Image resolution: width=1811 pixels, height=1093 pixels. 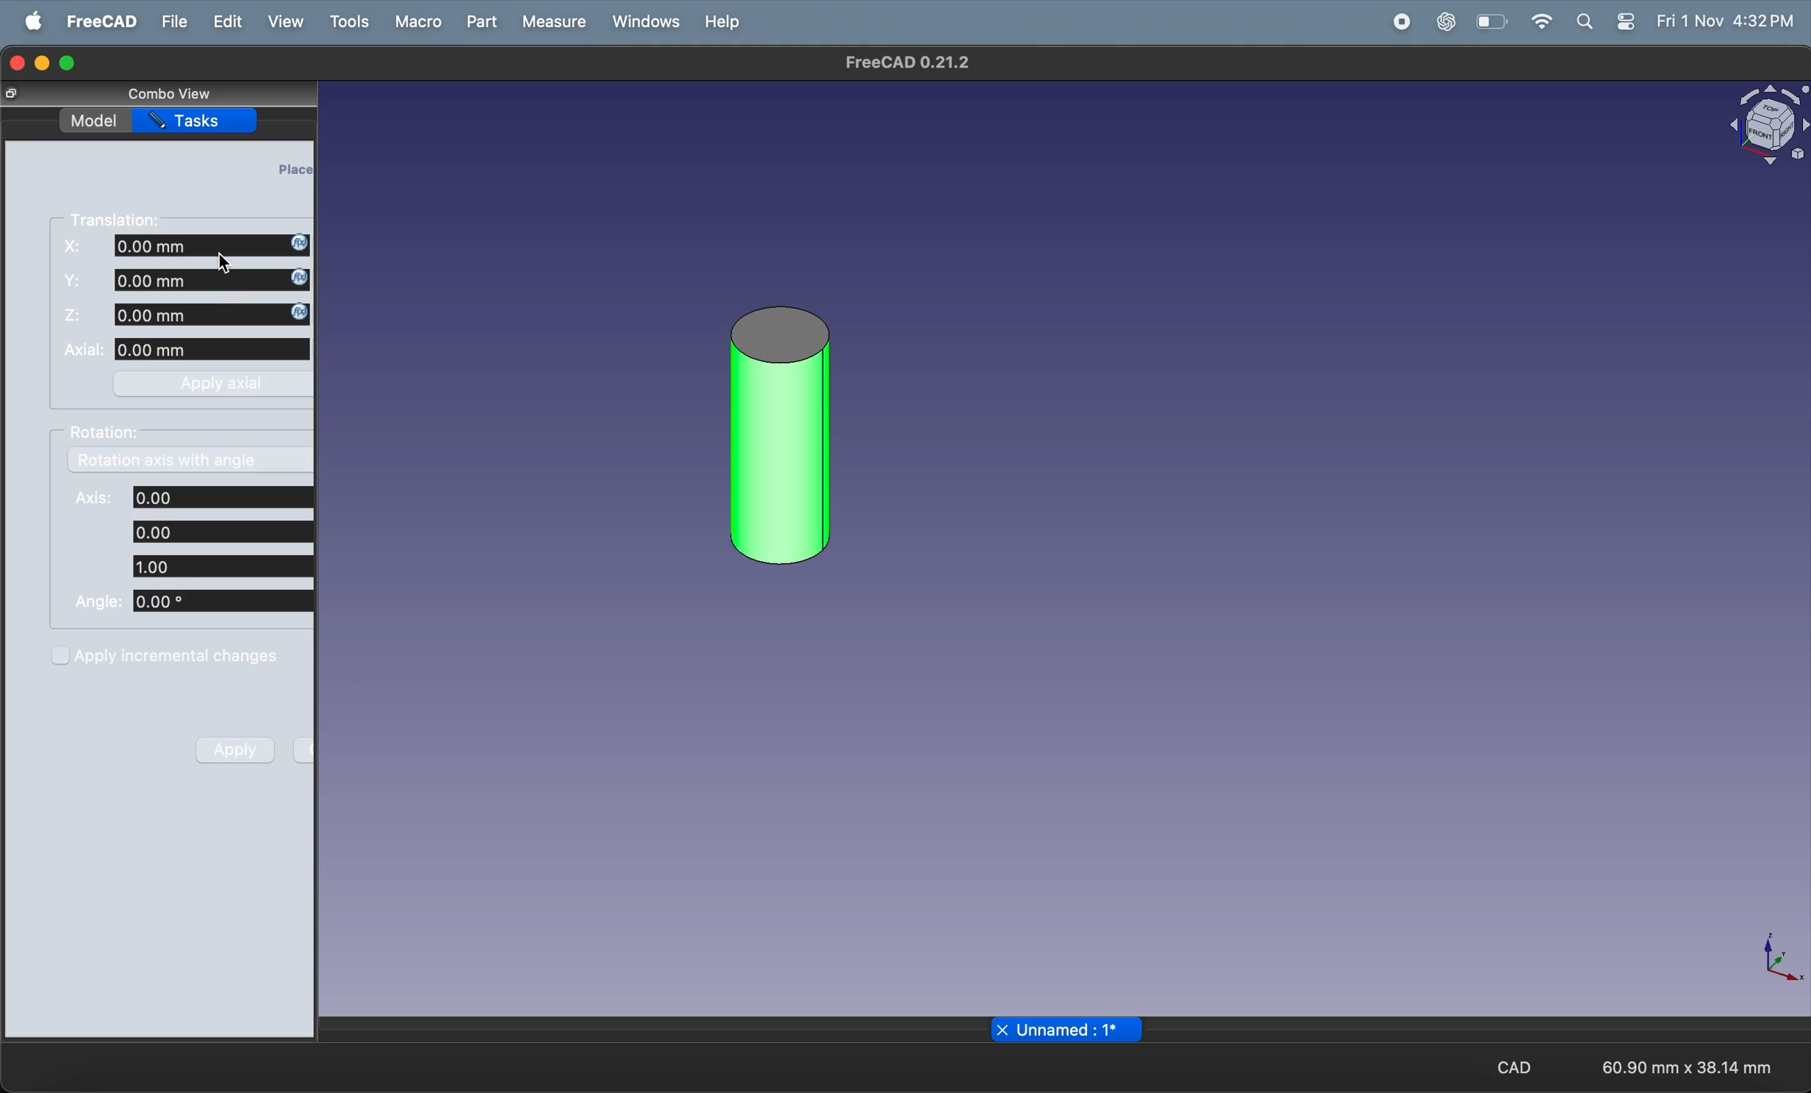 I want to click on freecad, so click(x=96, y=21).